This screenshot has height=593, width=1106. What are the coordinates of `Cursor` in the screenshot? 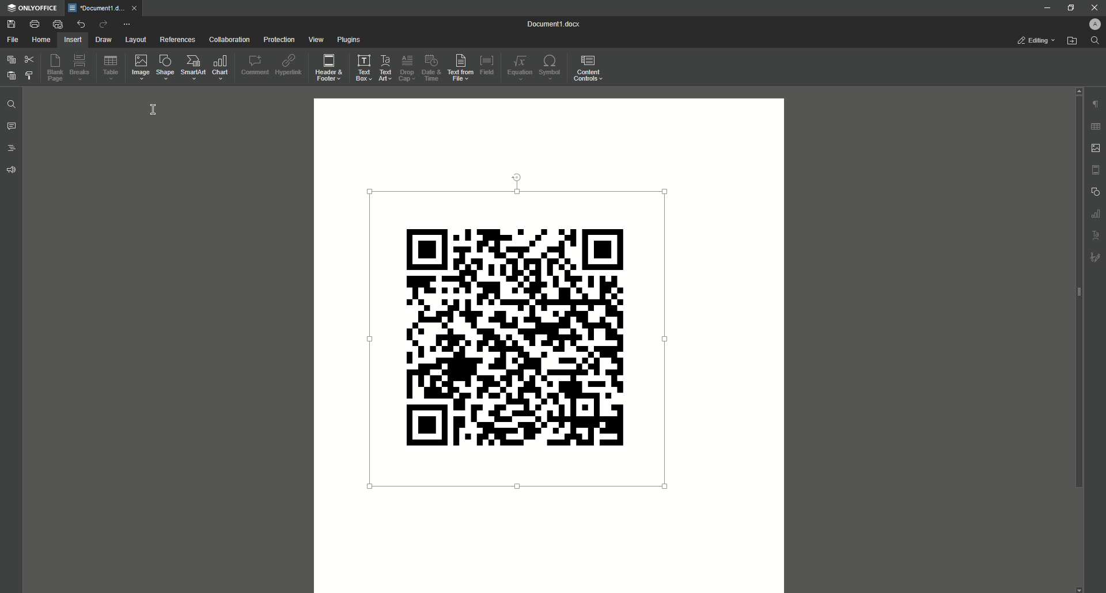 It's located at (155, 111).